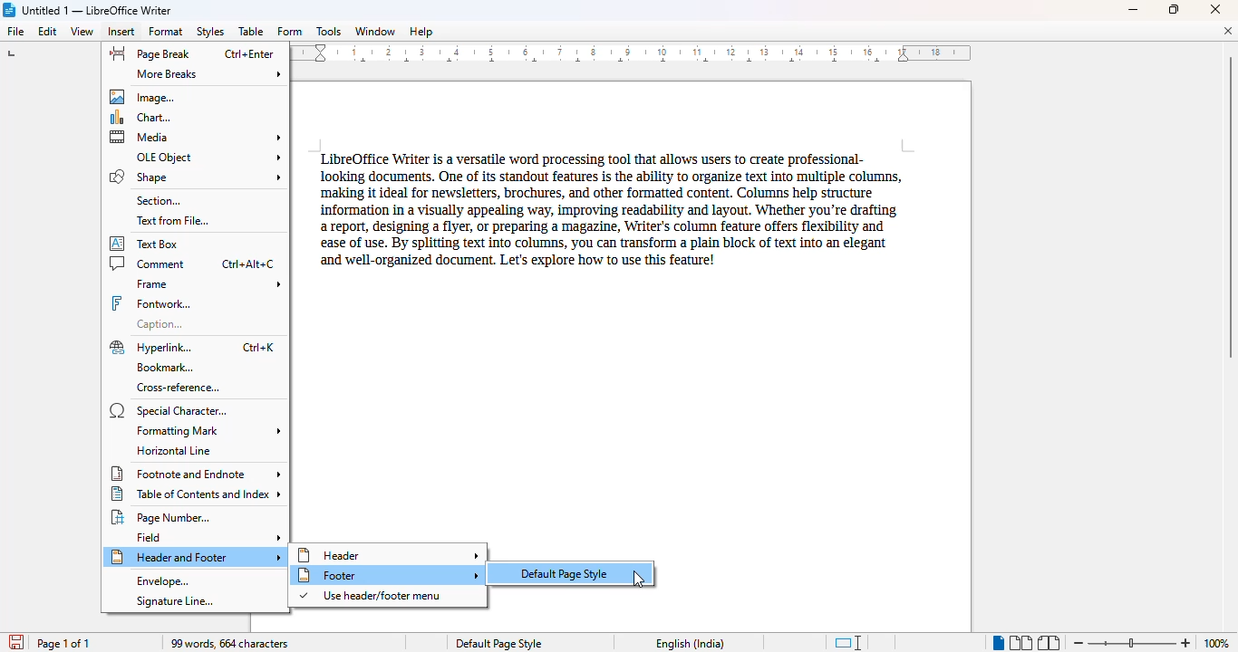 This screenshot has height=652, width=1238. What do you see at coordinates (146, 96) in the screenshot?
I see `image` at bounding box center [146, 96].